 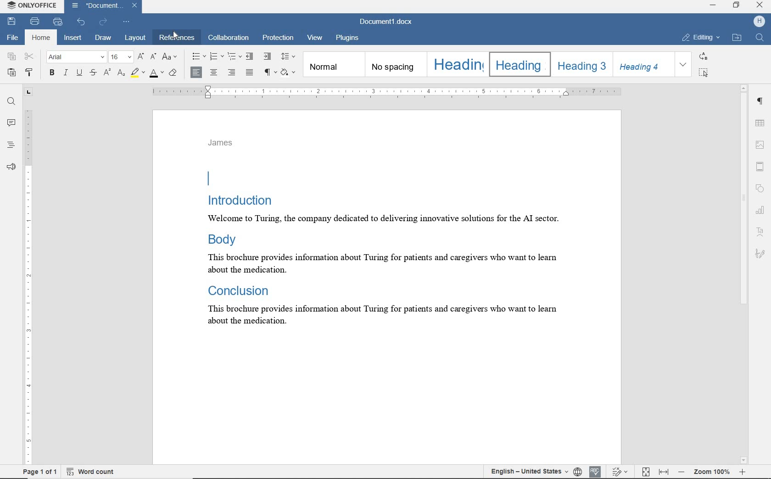 I want to click on shape, so click(x=760, y=188).